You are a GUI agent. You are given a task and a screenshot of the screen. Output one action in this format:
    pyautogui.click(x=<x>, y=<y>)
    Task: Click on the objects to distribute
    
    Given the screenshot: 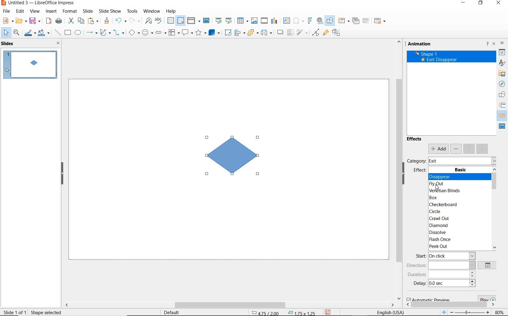 What is the action you would take?
    pyautogui.click(x=267, y=33)
    